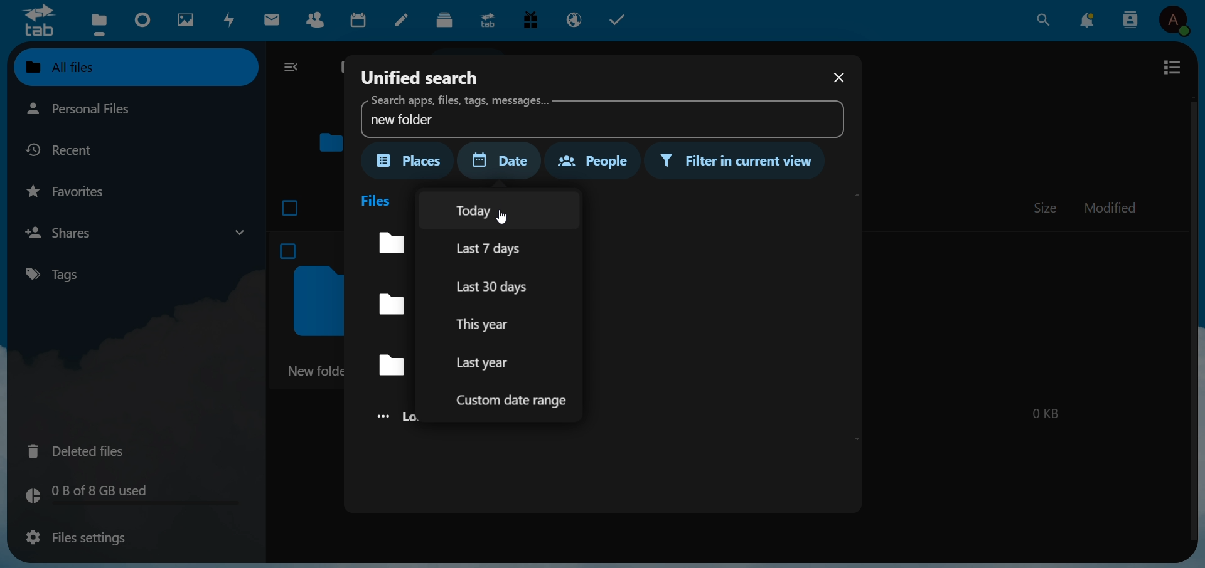 Image resolution: width=1205 pixels, height=568 pixels. I want to click on folder icon, so click(316, 301).